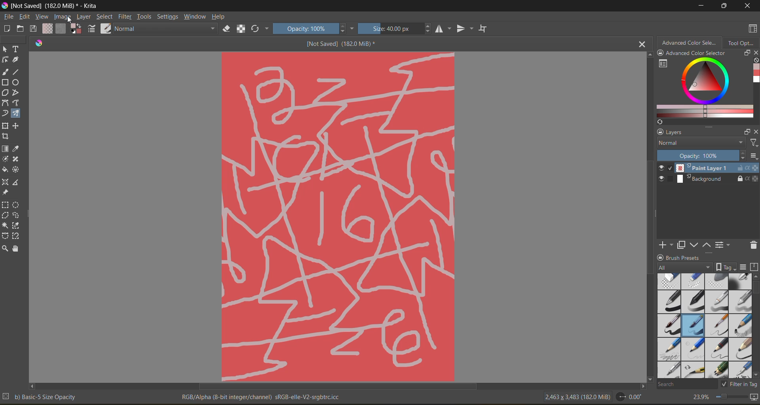 This screenshot has width=760, height=405. Describe the element at coordinates (578, 396) in the screenshot. I see `image metadata` at that location.